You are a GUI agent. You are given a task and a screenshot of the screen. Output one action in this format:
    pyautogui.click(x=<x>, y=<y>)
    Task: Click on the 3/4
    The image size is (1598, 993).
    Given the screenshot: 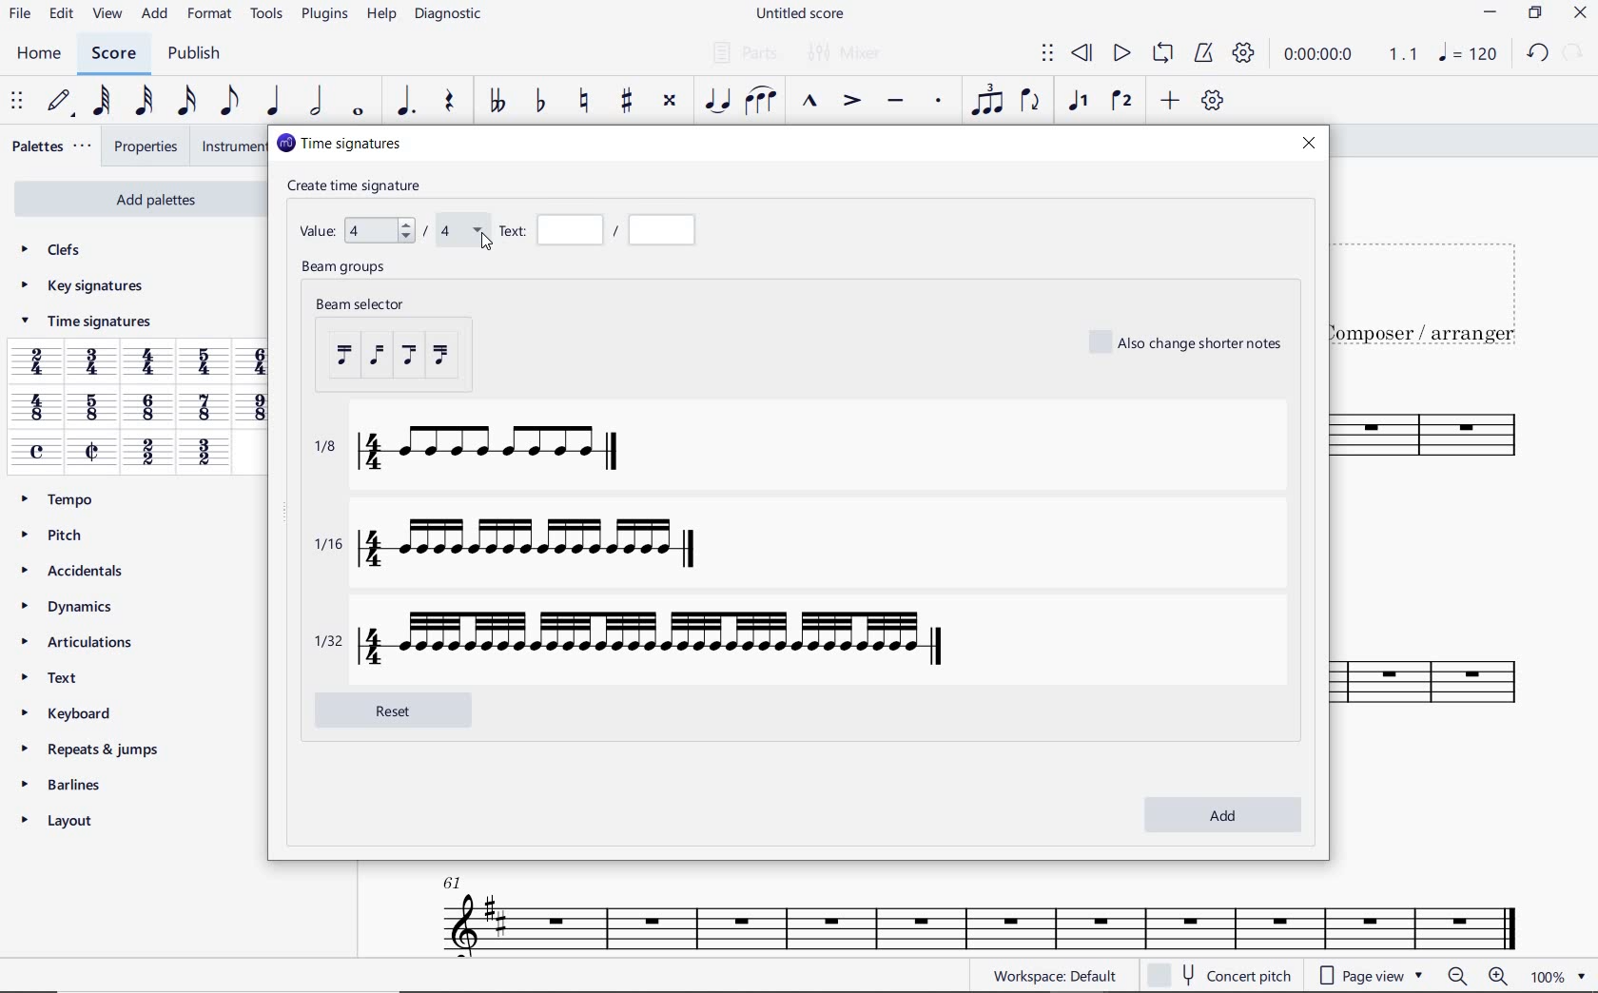 What is the action you would take?
    pyautogui.click(x=94, y=363)
    